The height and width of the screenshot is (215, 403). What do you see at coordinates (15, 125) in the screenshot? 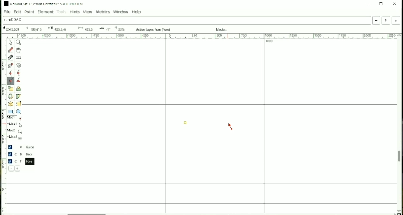
I see `^Mse1` at bounding box center [15, 125].